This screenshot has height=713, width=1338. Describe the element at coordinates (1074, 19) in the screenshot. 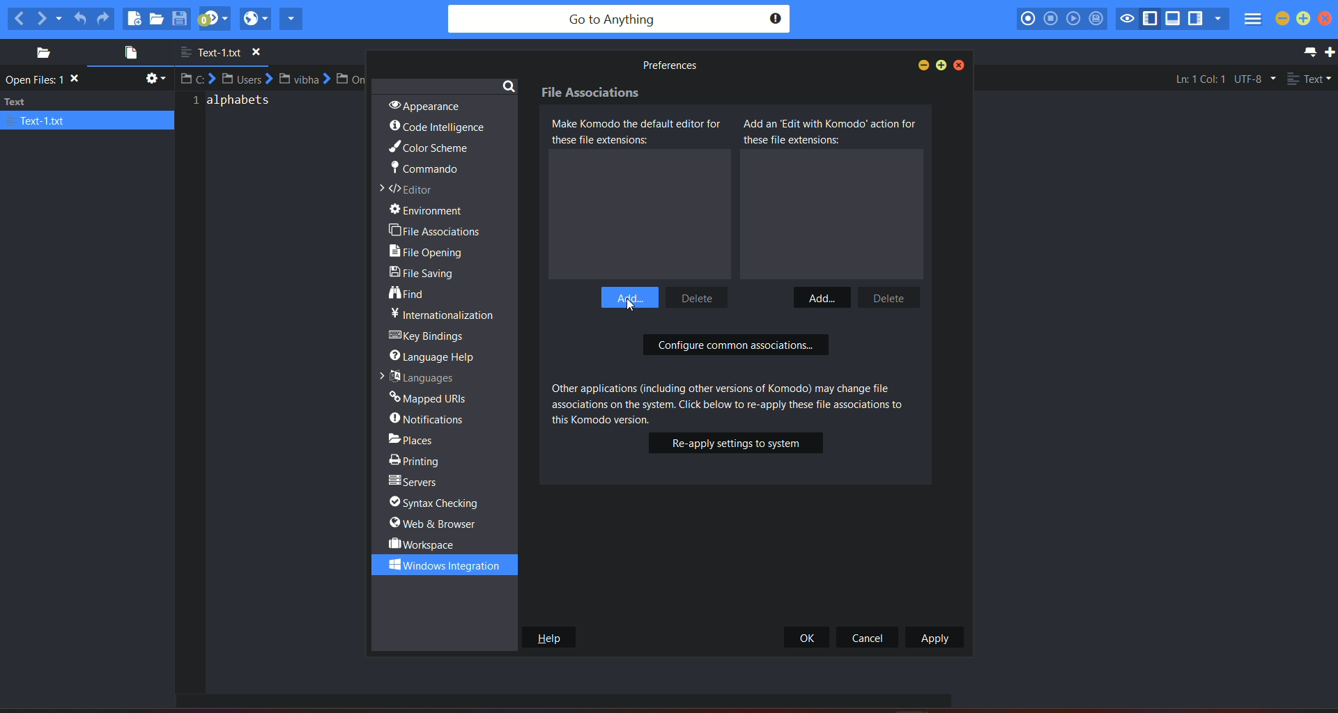

I see `play last macro` at that location.